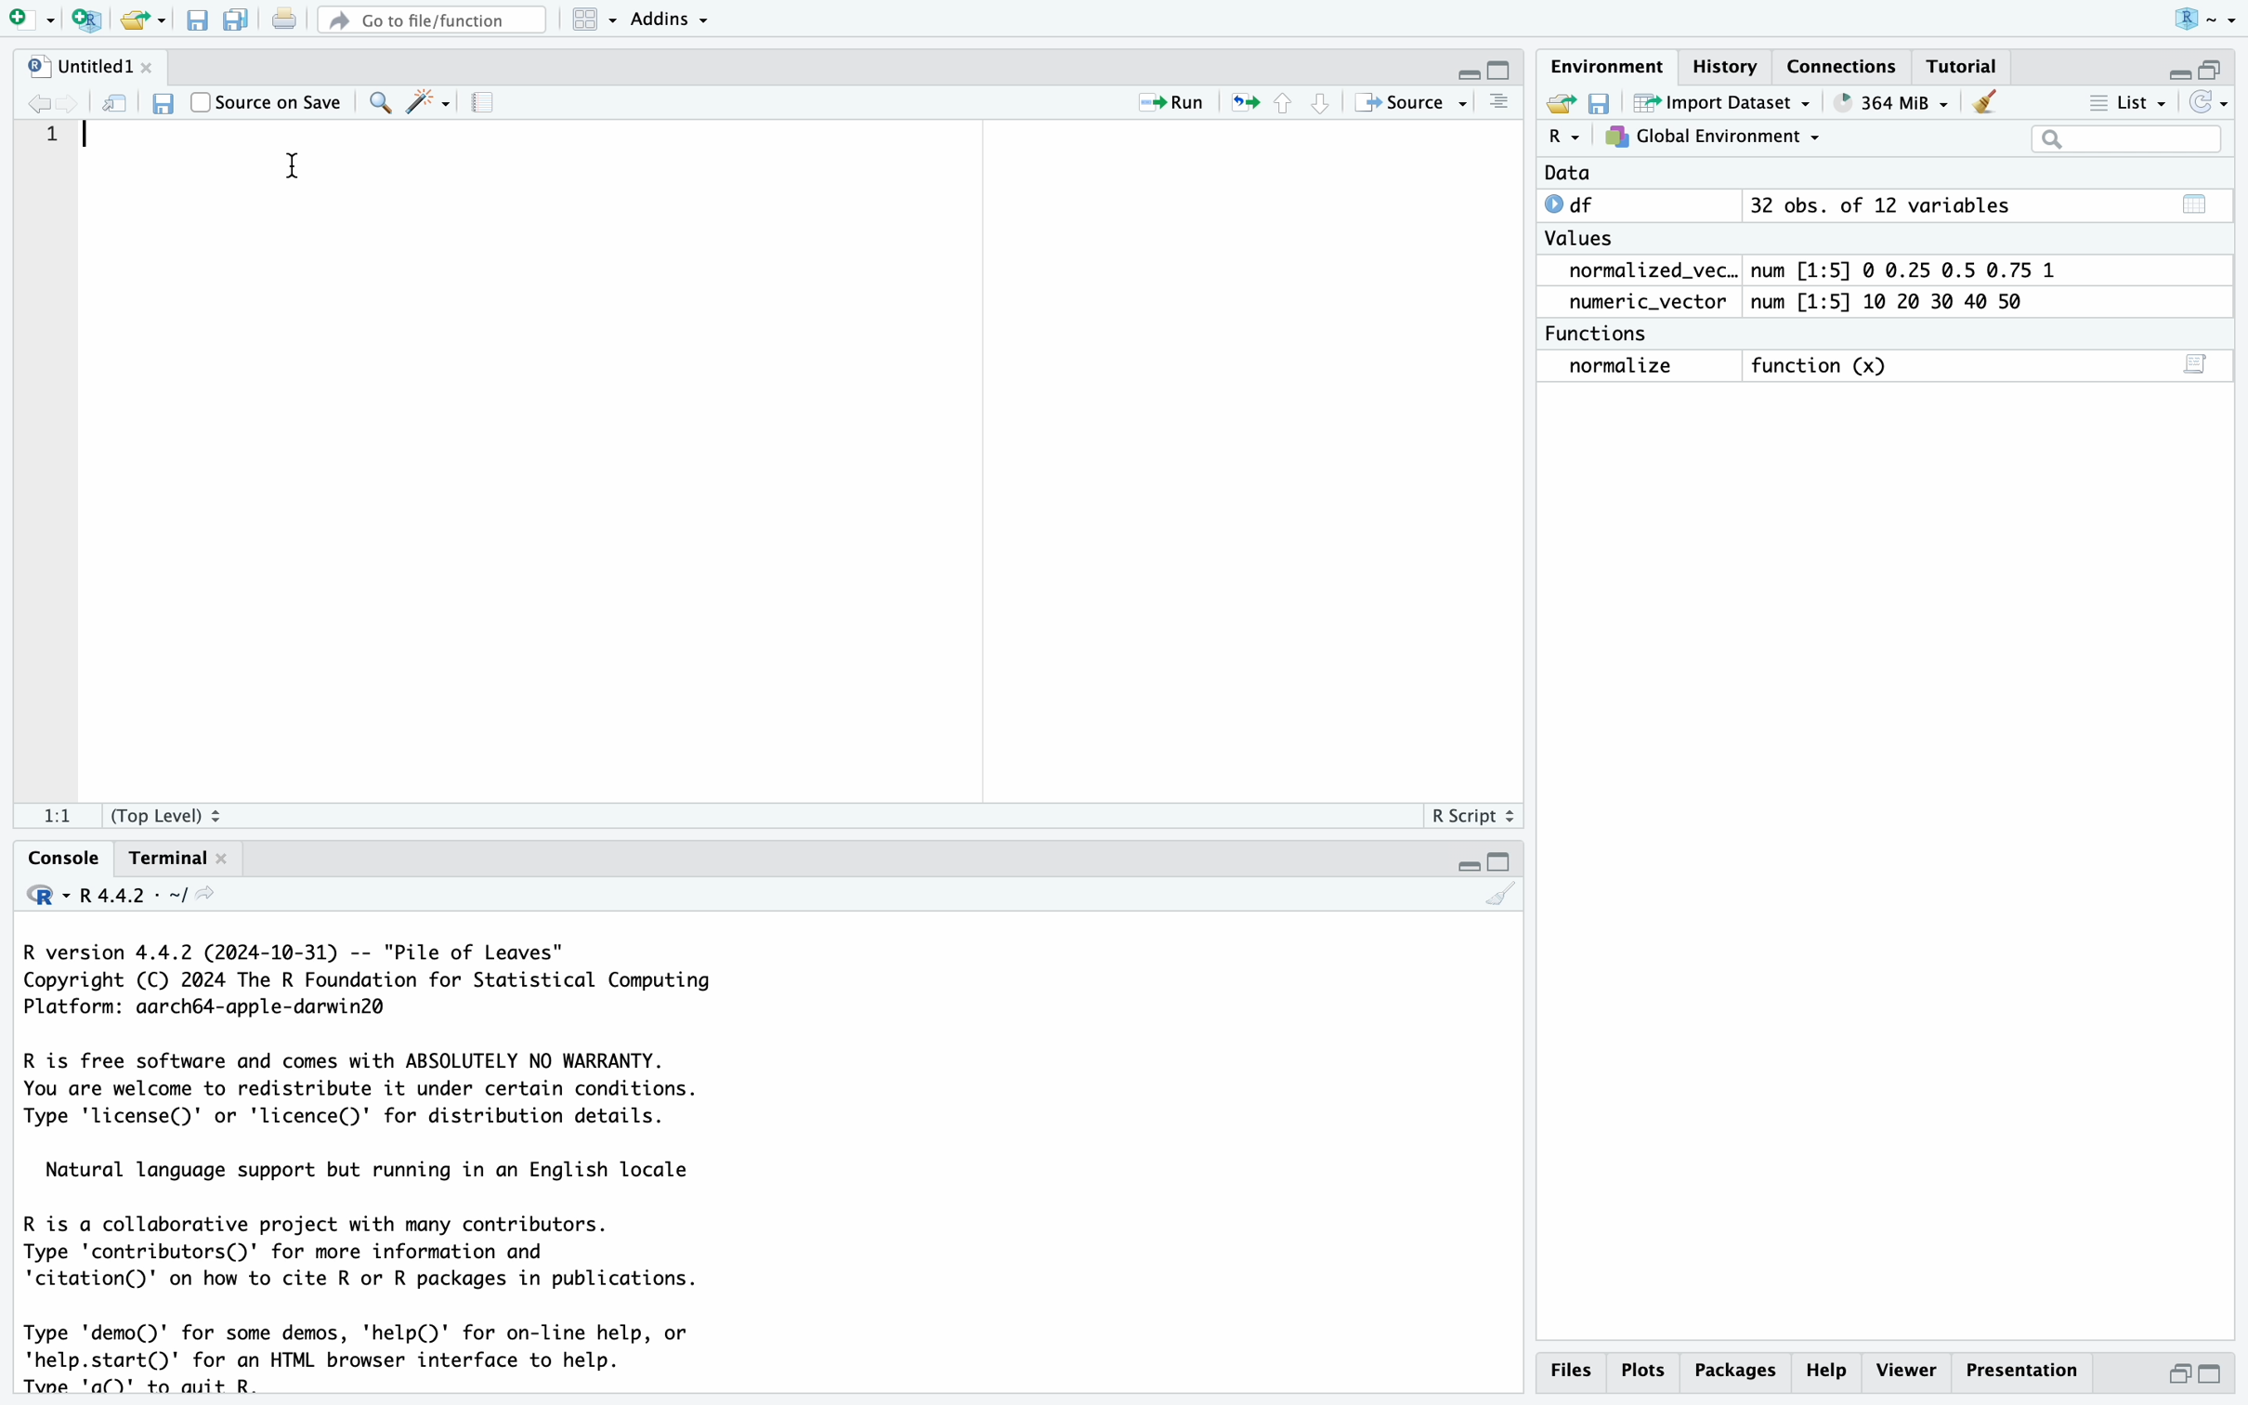 The image size is (2248, 1405). What do you see at coordinates (1908, 1368) in the screenshot?
I see `Viewer` at bounding box center [1908, 1368].